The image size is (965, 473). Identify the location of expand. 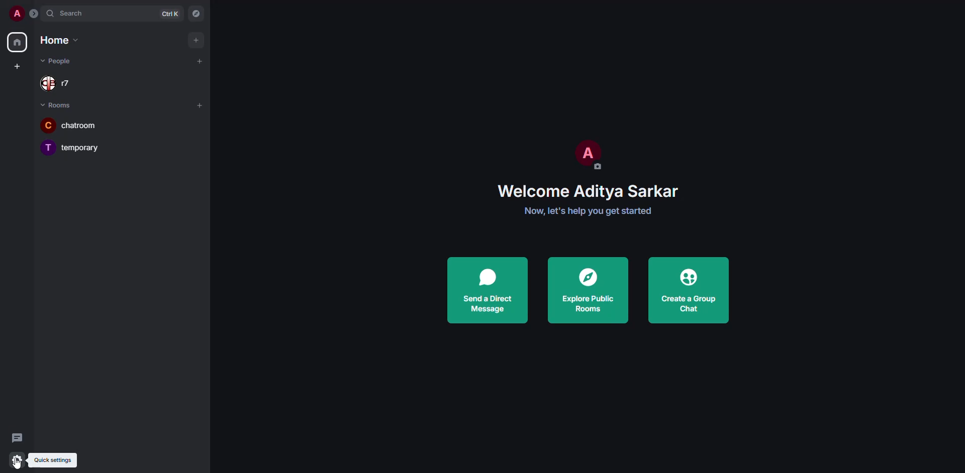
(33, 15).